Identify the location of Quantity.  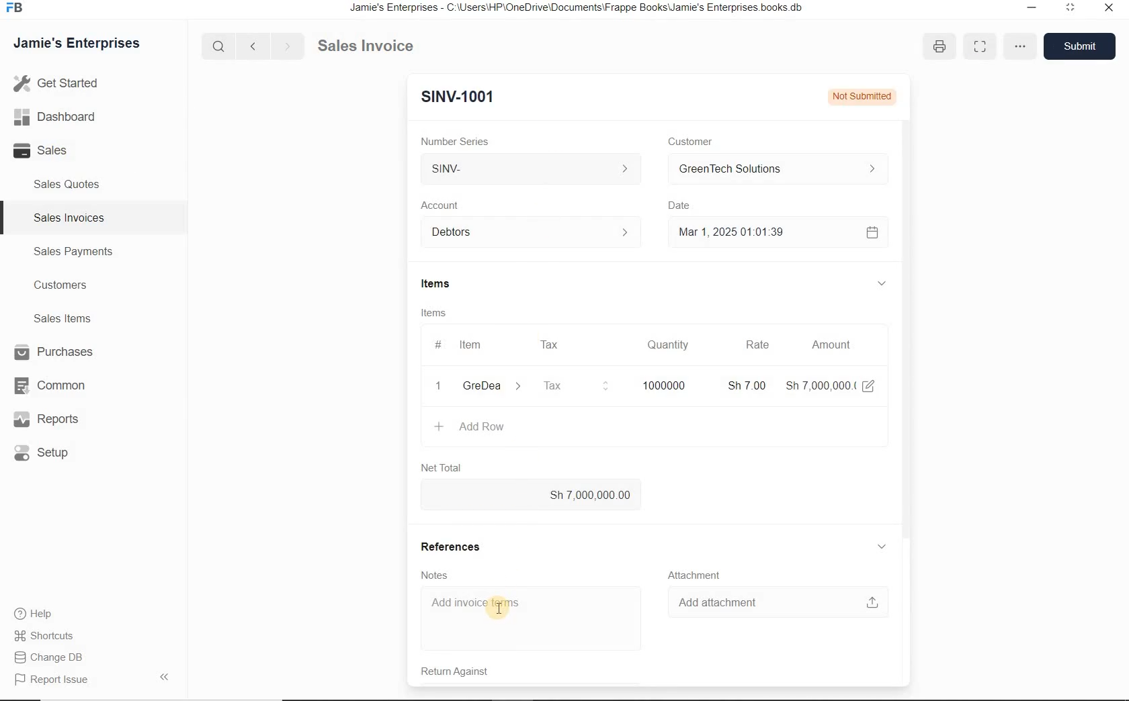
(668, 345).